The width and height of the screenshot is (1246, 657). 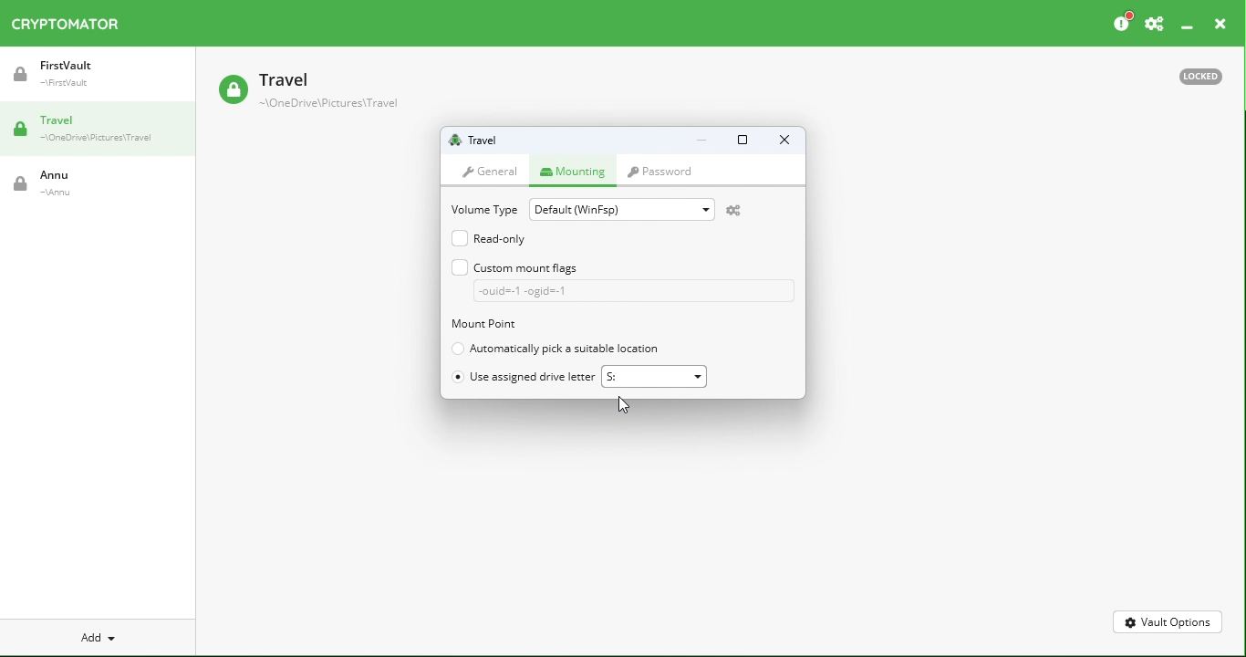 What do you see at coordinates (665, 172) in the screenshot?
I see `Password` at bounding box center [665, 172].